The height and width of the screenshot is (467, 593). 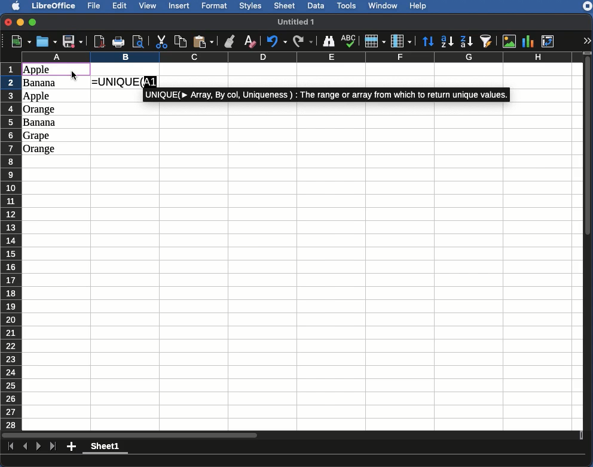 I want to click on Clear formatting, so click(x=251, y=41).